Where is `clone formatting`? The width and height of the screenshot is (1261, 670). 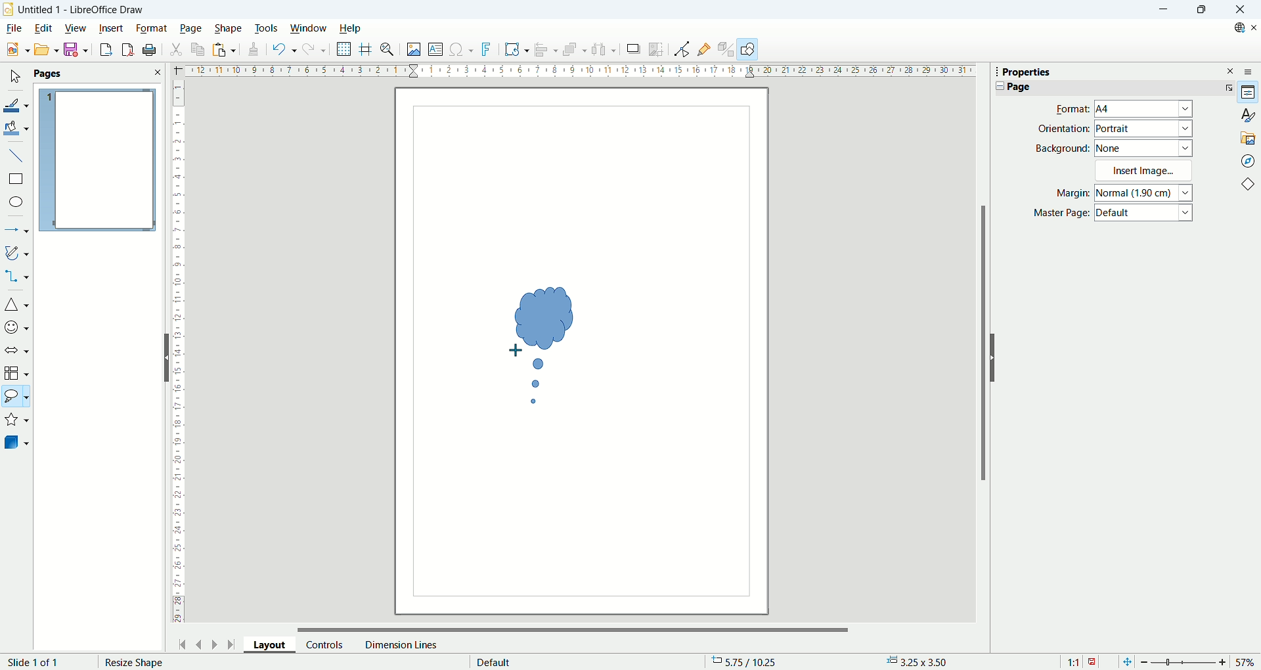 clone formatting is located at coordinates (252, 50).